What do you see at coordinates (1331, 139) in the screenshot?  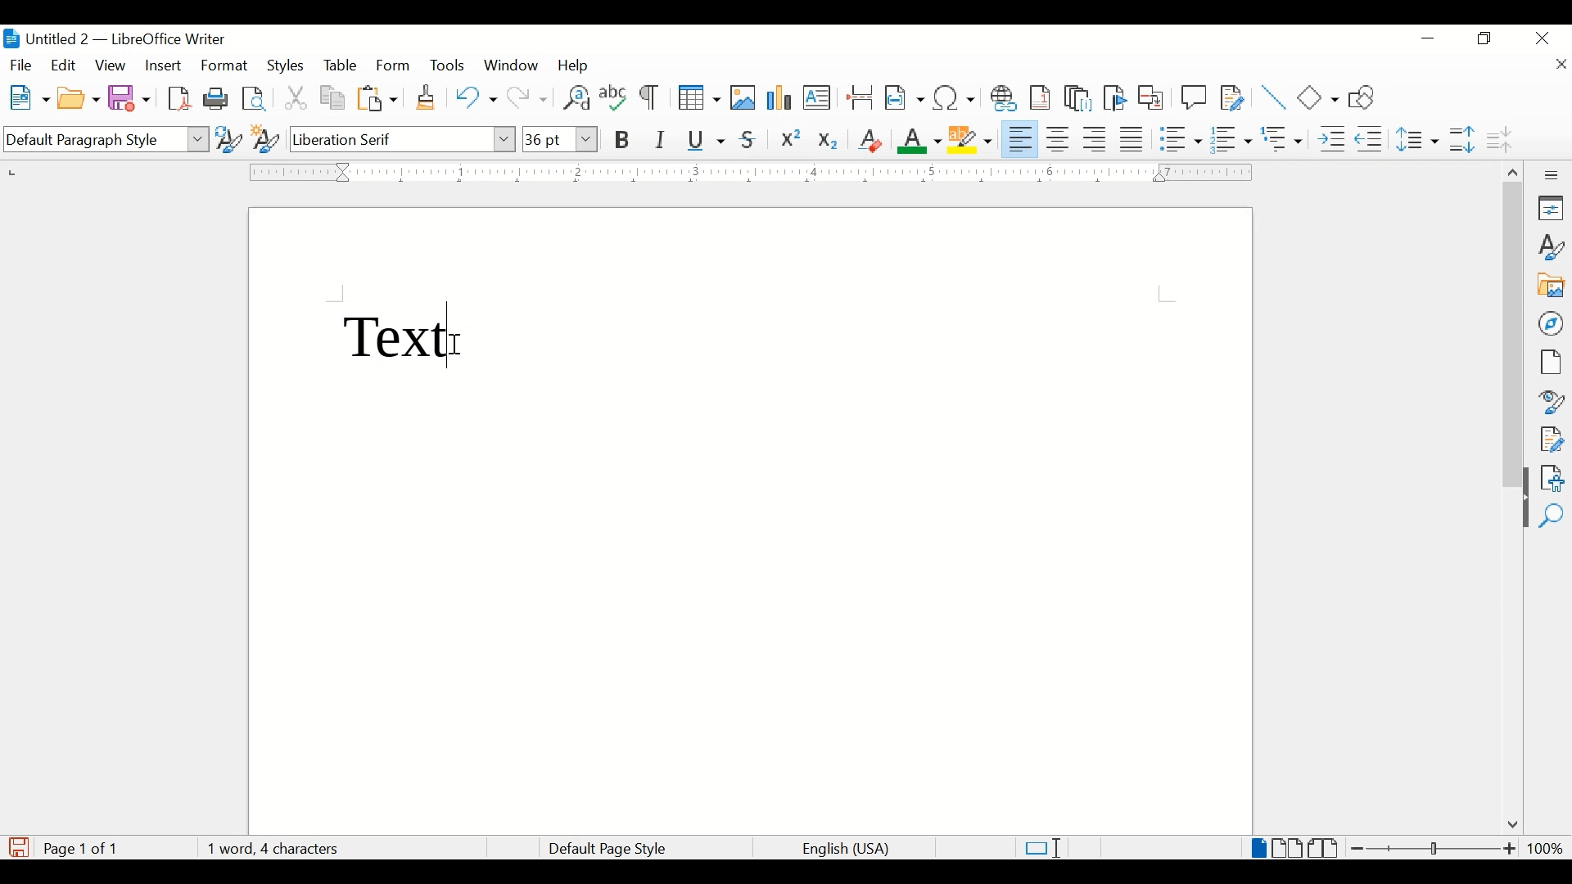 I see `increase indent` at bounding box center [1331, 139].